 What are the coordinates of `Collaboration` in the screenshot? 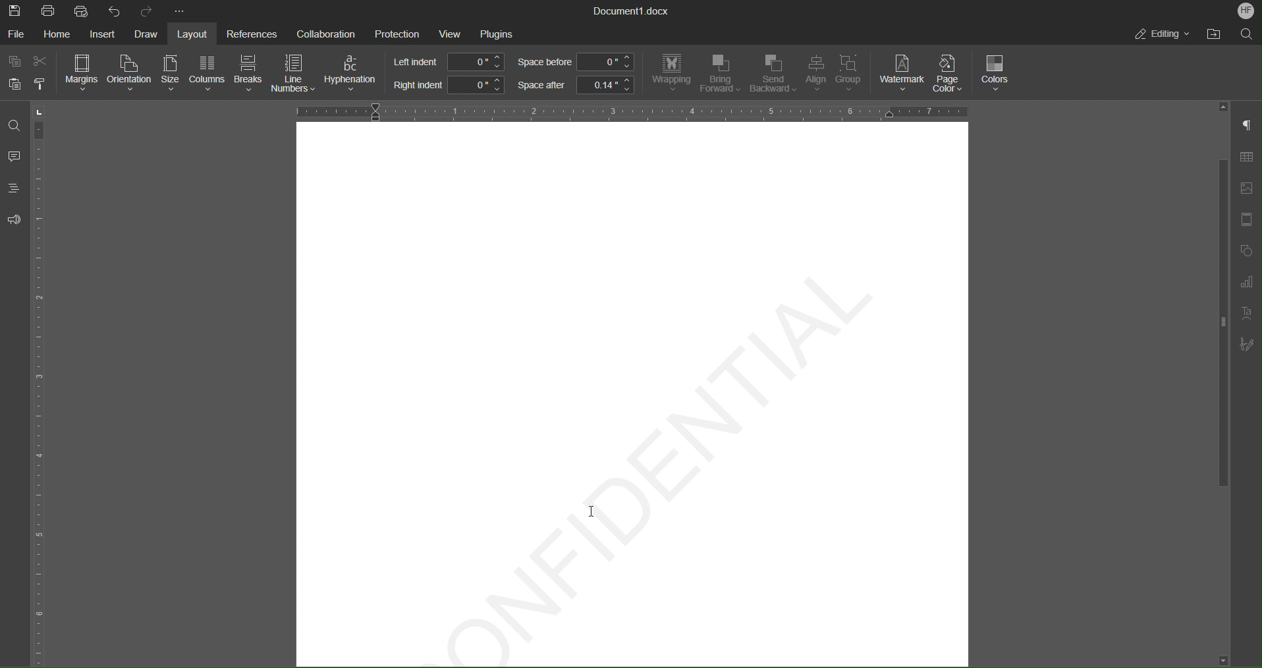 It's located at (322, 32).